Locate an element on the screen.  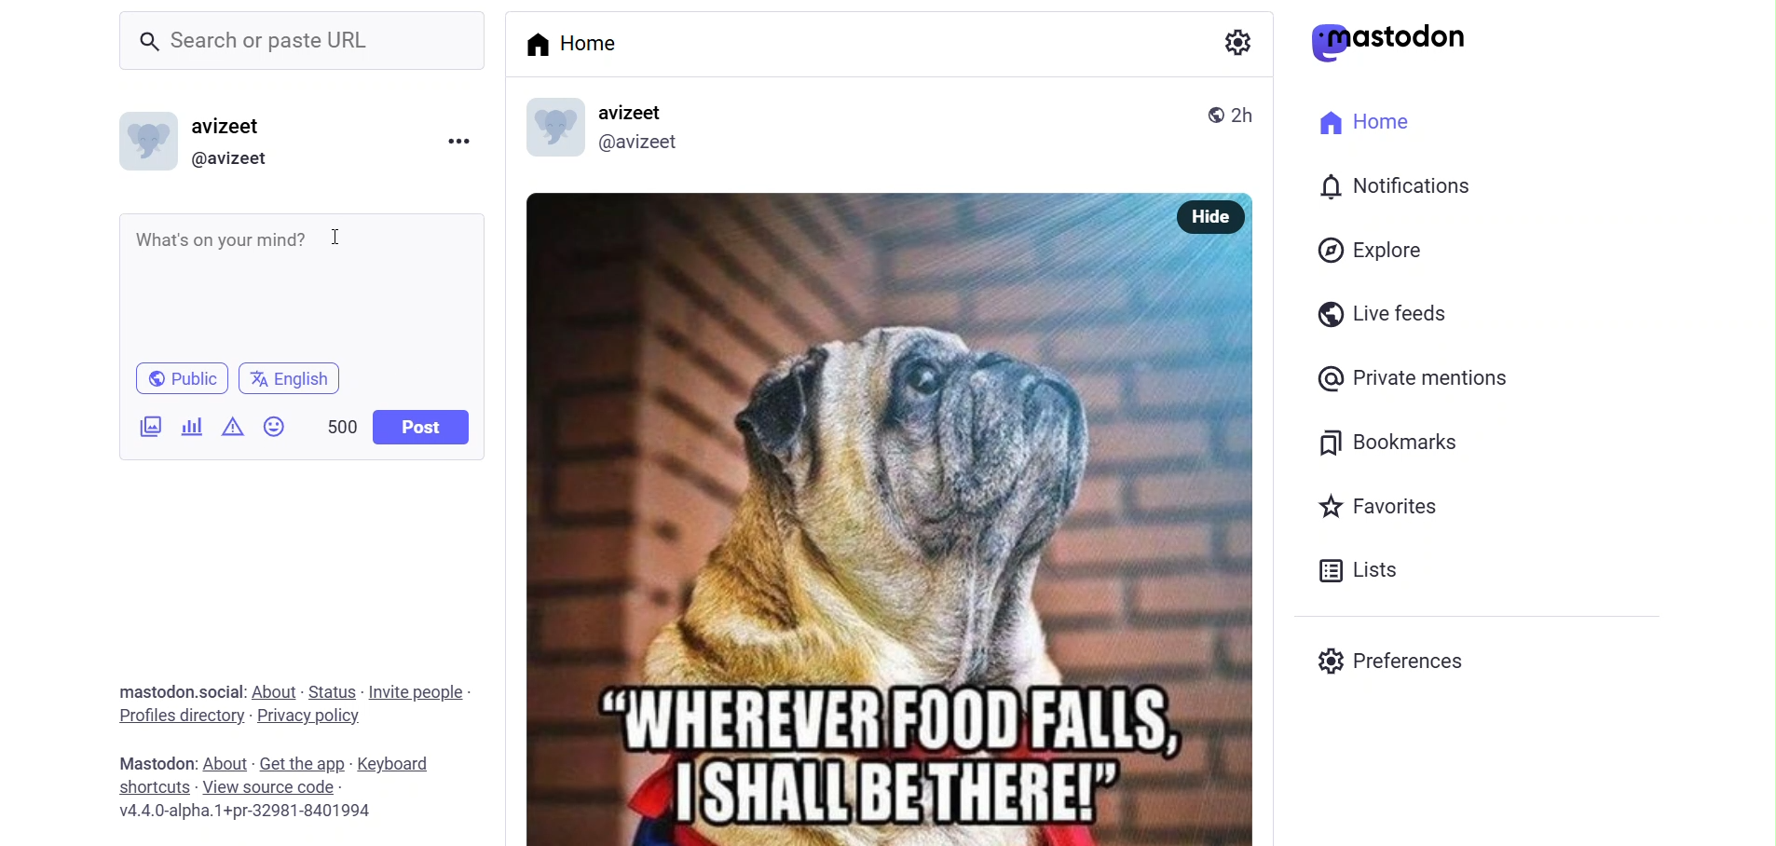
list is located at coordinates (1374, 571).